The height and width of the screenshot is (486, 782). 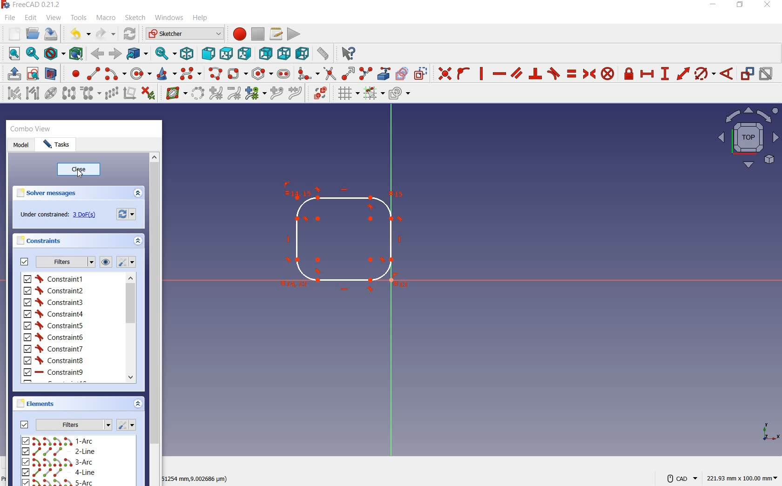 What do you see at coordinates (135, 18) in the screenshot?
I see `sketch` at bounding box center [135, 18].